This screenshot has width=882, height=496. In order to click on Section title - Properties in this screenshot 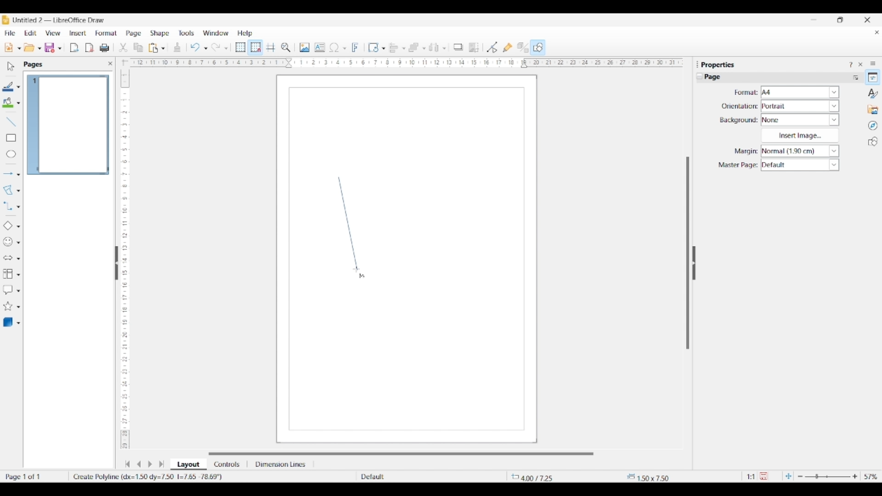, I will do `click(719, 64)`.